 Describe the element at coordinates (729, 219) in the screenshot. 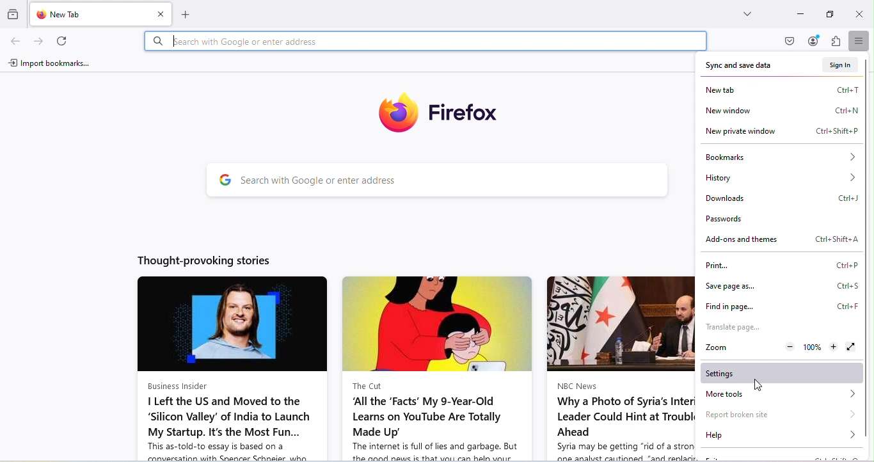

I see `Passwords` at that location.